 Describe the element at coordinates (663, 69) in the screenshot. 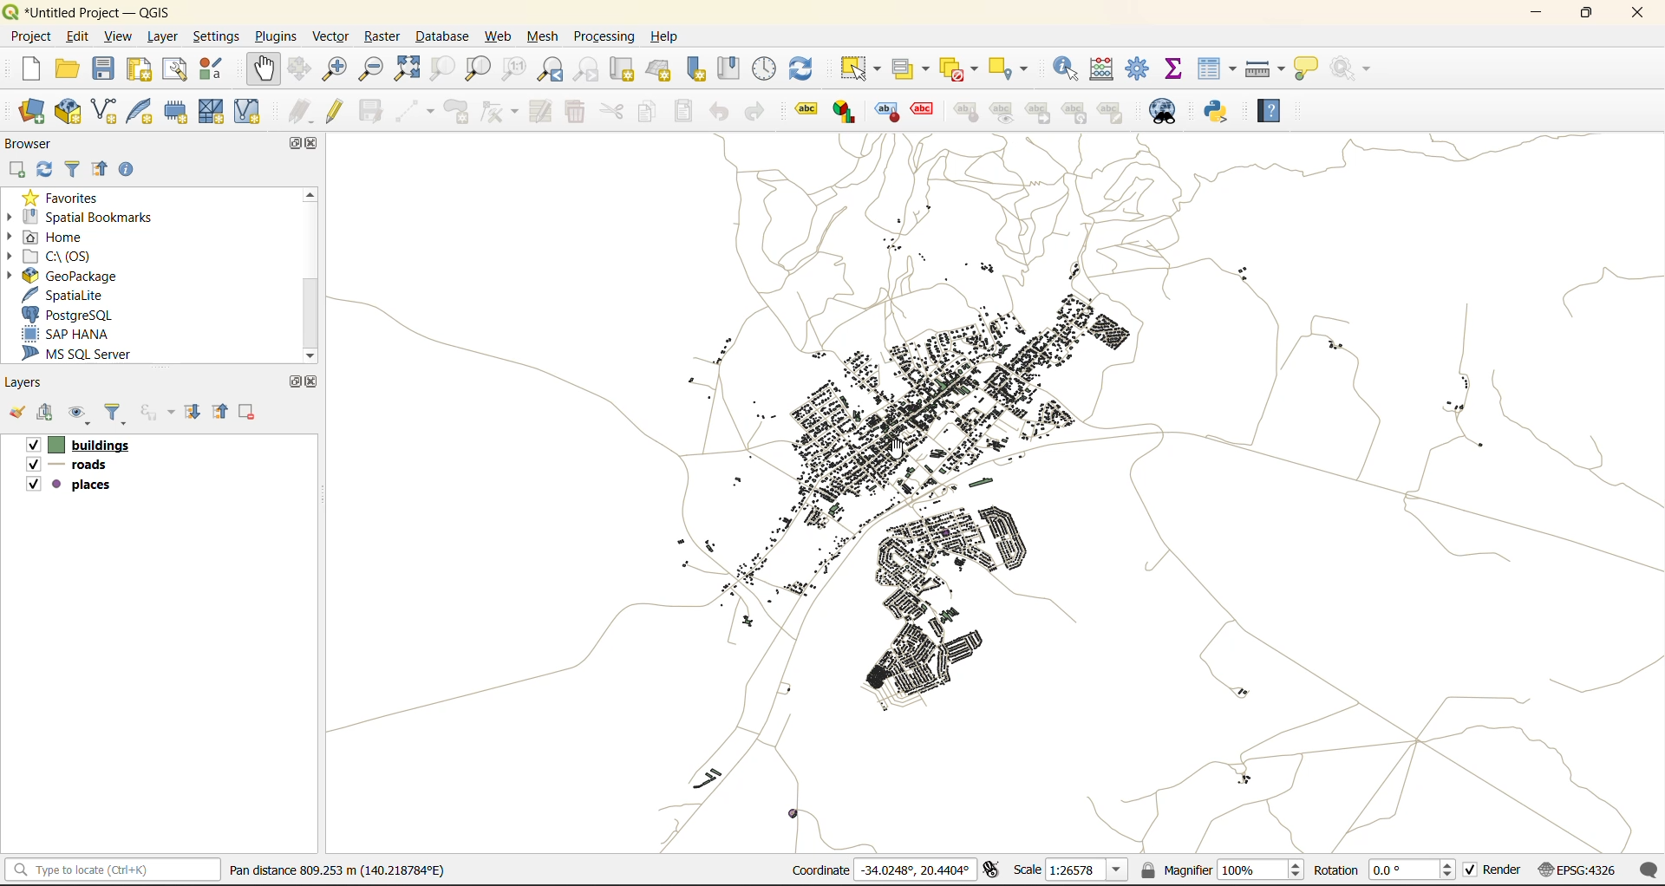

I see `new 3d map view` at that location.